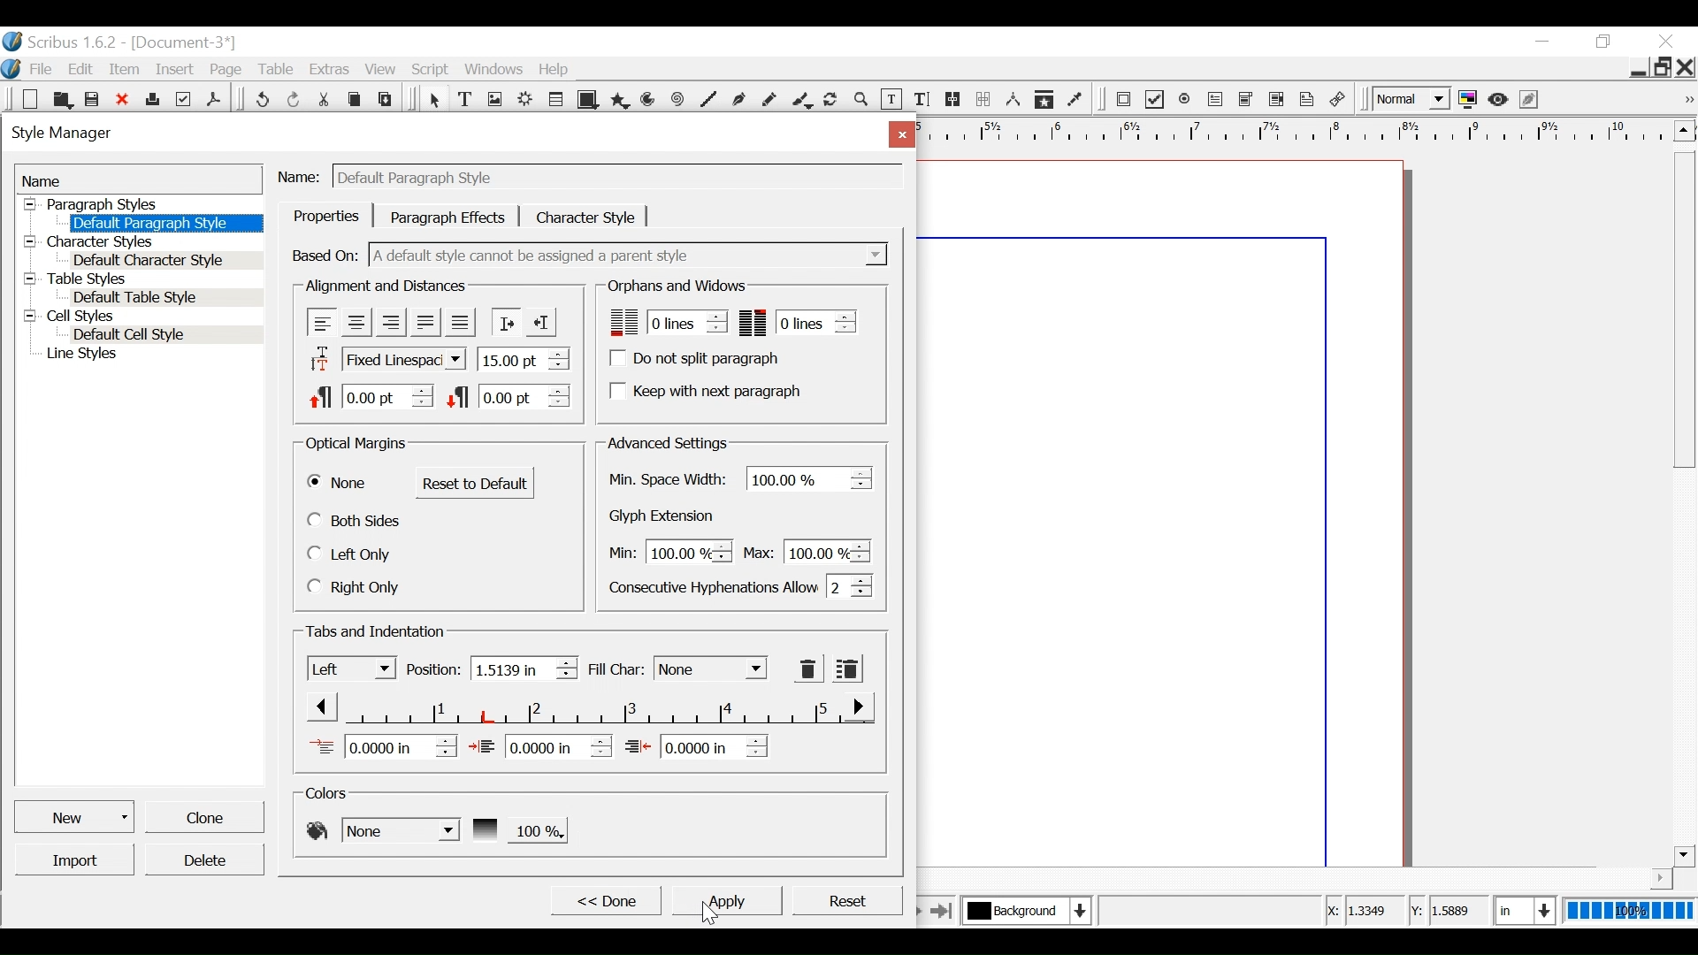 This screenshot has height=955, width=1698. I want to click on Reset to Default, so click(475, 483).